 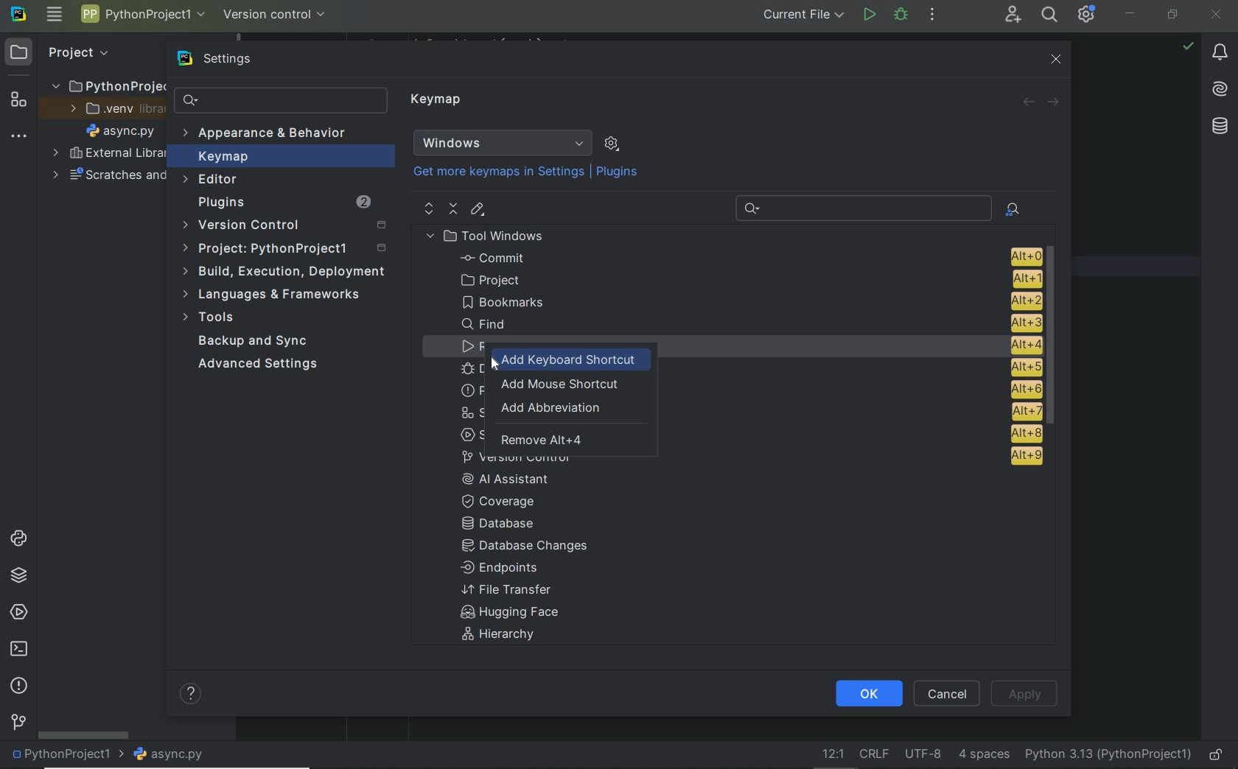 What do you see at coordinates (16, 98) in the screenshot?
I see `structure` at bounding box center [16, 98].